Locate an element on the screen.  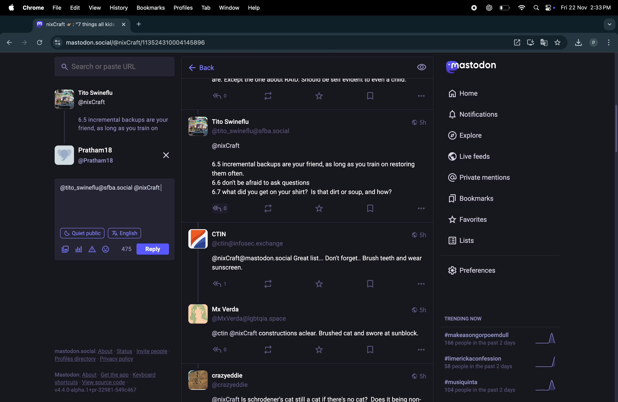
battery is located at coordinates (505, 8).